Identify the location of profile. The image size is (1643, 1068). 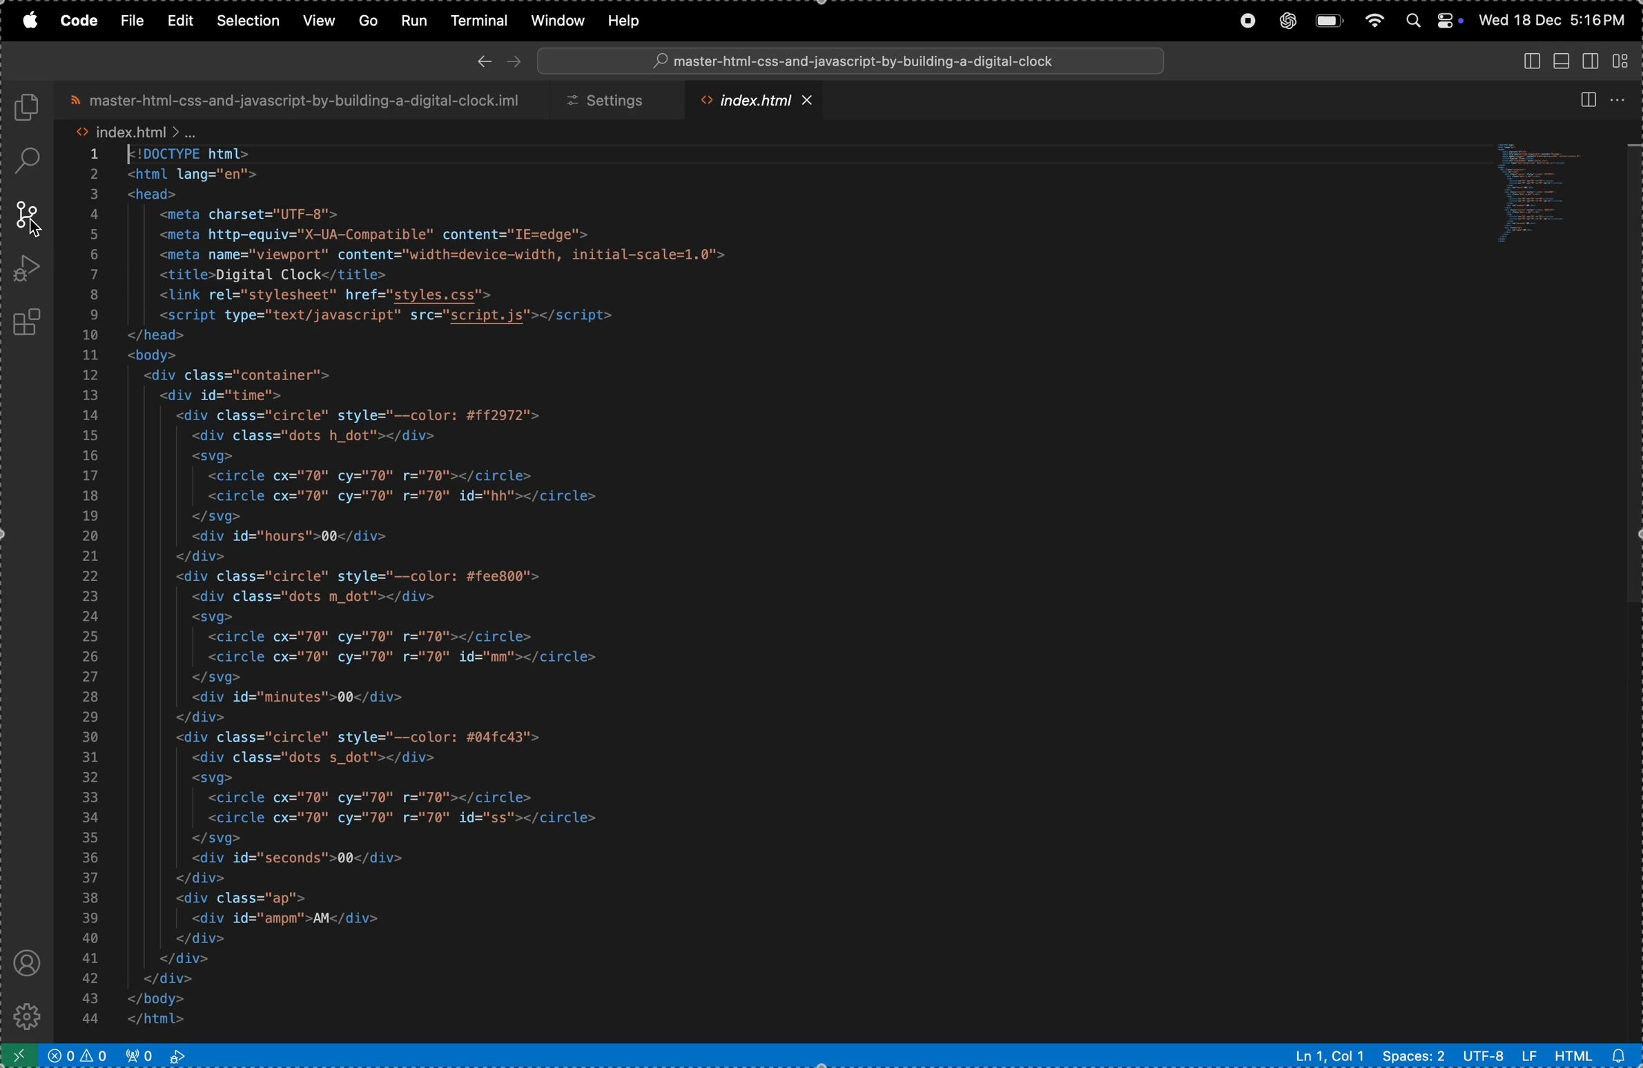
(23, 960).